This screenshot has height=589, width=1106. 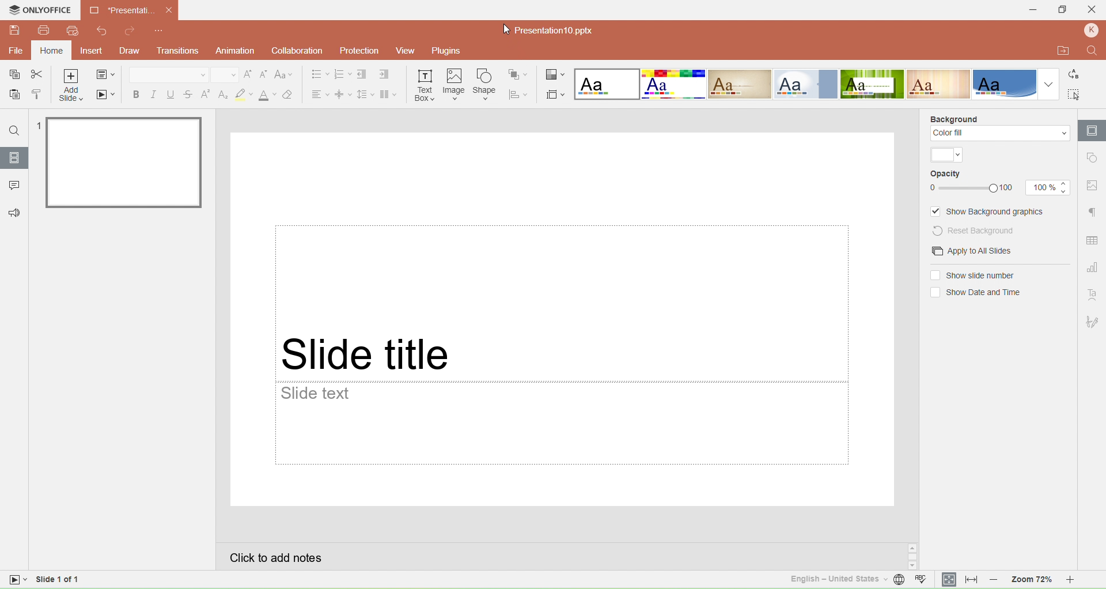 I want to click on Lines, so click(x=940, y=84).